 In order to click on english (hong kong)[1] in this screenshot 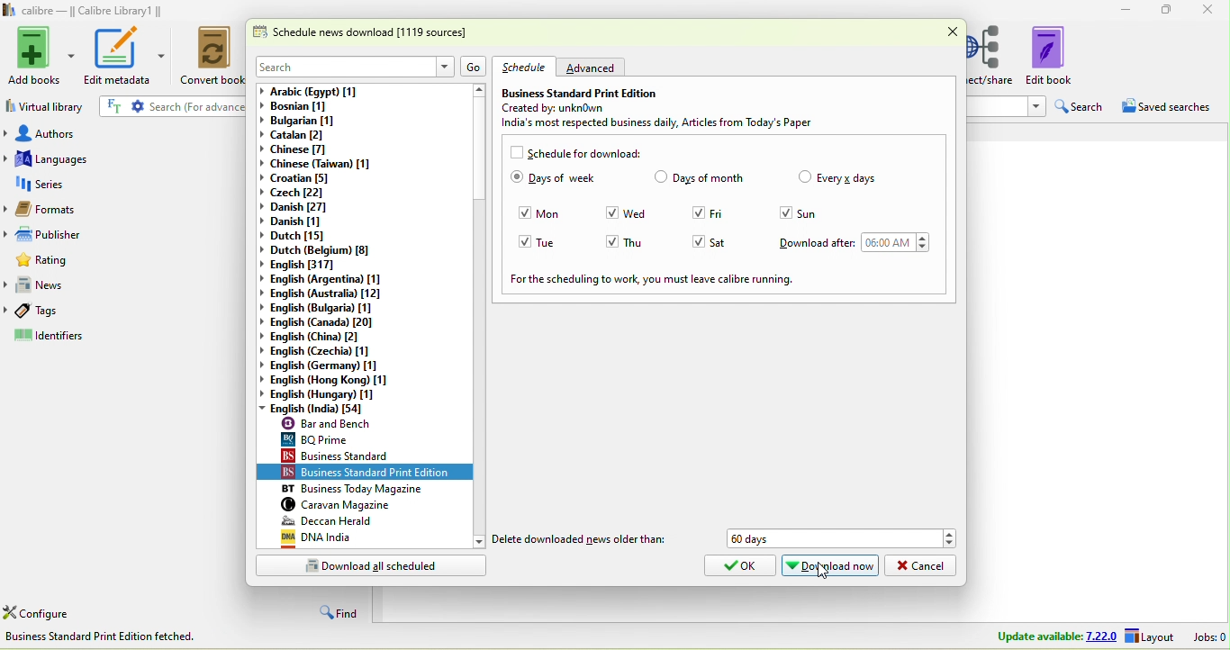, I will do `click(330, 380)`.